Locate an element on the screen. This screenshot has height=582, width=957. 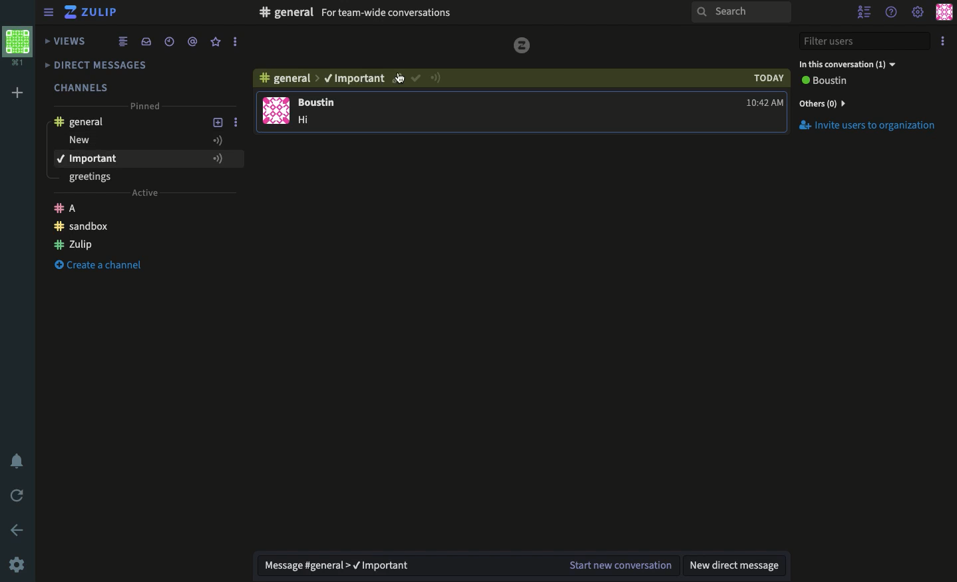
DMs is located at coordinates (104, 65).